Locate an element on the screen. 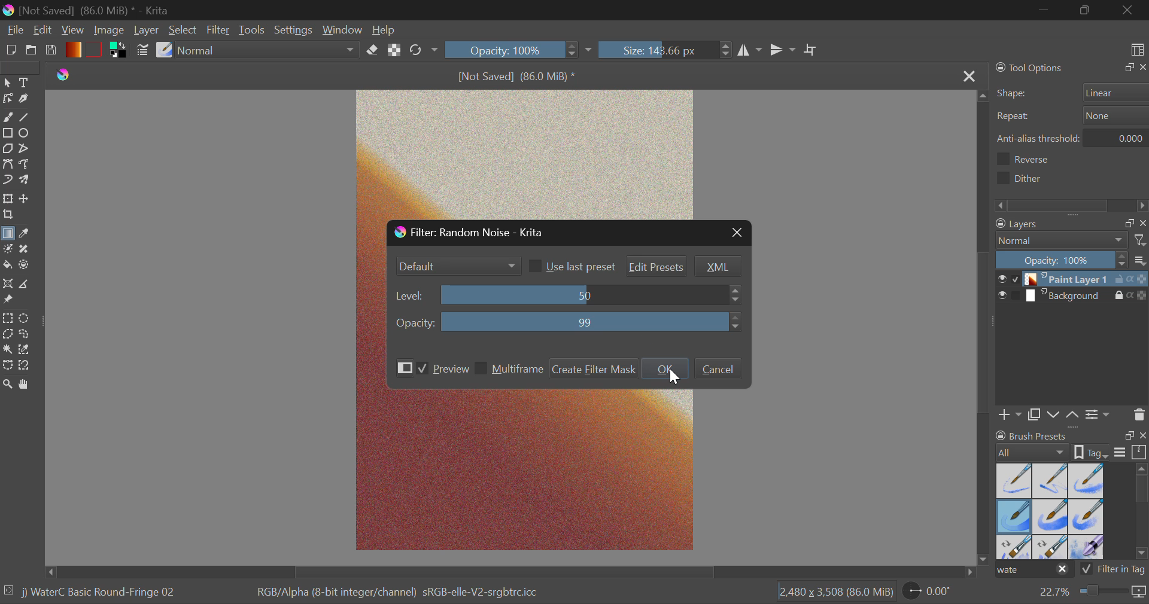 This screenshot has width=1149, height=604. Bezier Curve is located at coordinates (7, 164).